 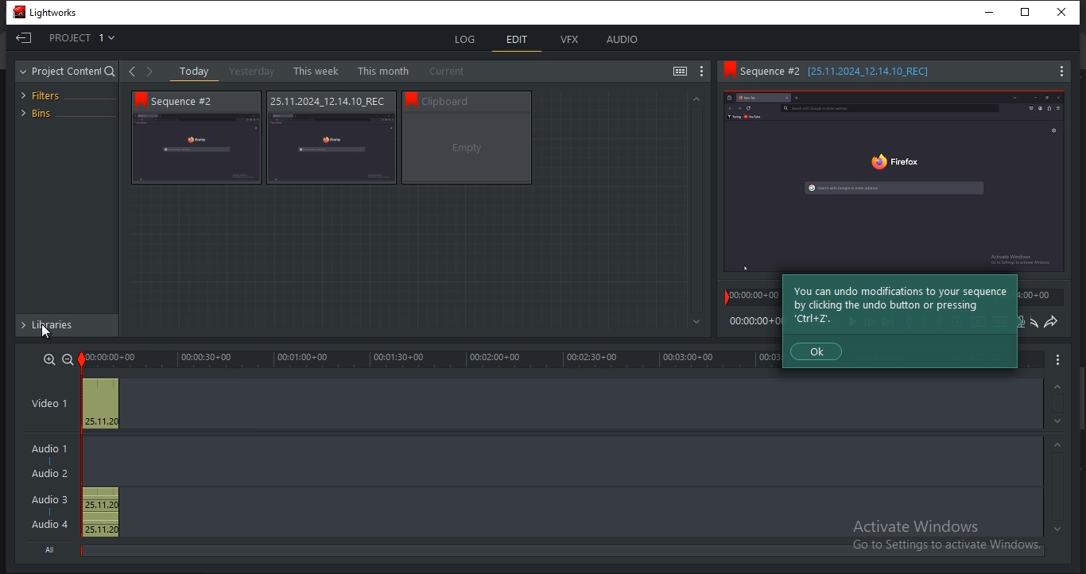 I want to click on video thumbnail, so click(x=198, y=148).